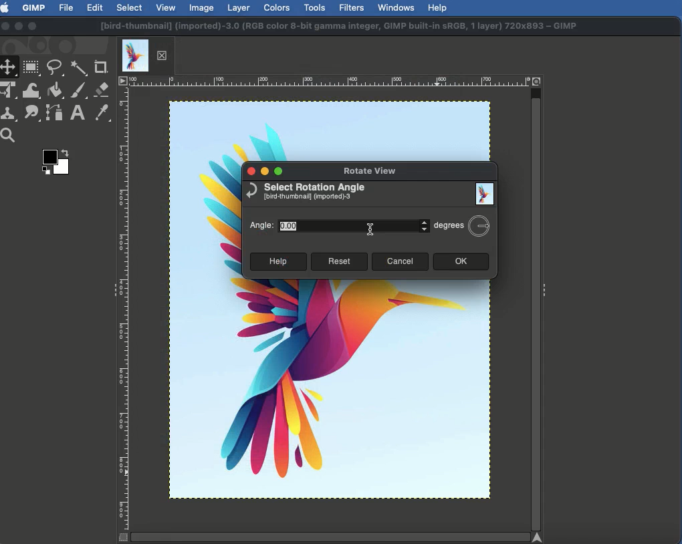 Image resolution: width=682 pixels, height=544 pixels. Describe the element at coordinates (264, 172) in the screenshot. I see `Minimize` at that location.